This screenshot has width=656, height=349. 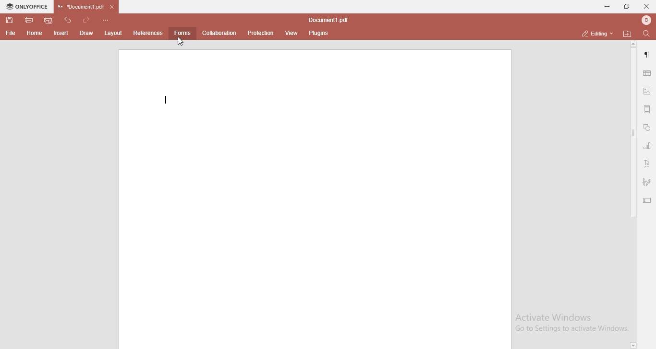 I want to click on file name, so click(x=330, y=21).